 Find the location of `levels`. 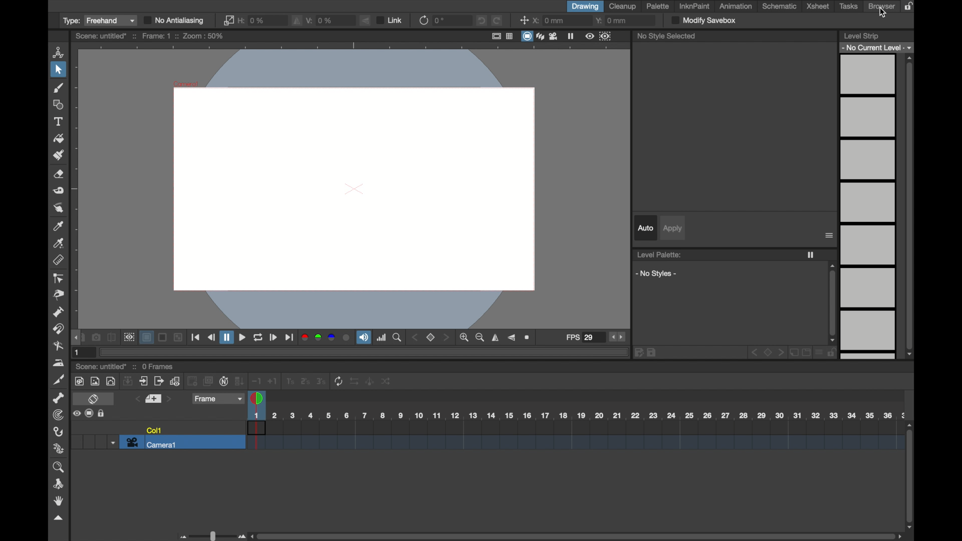

levels is located at coordinates (868, 208).